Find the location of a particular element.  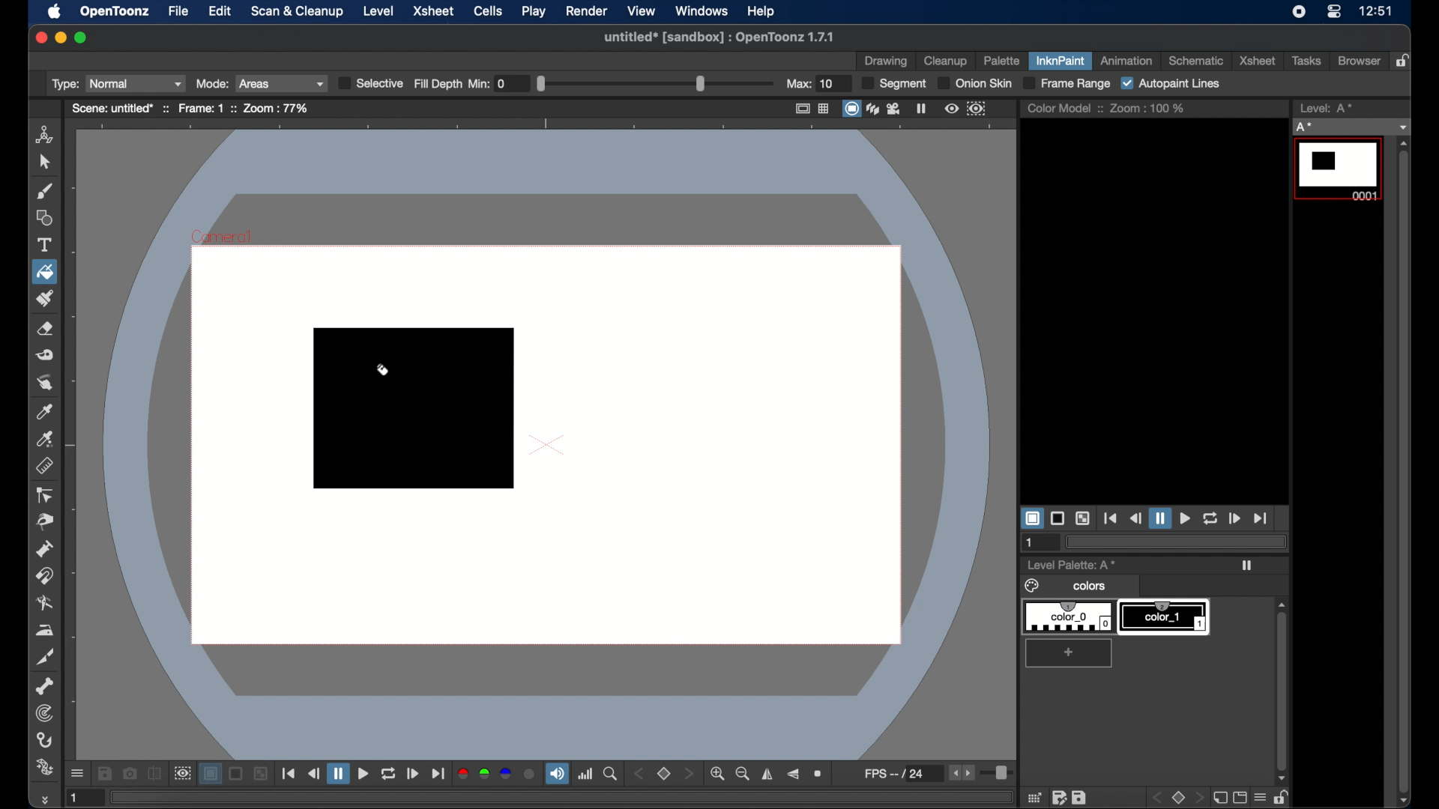

magnet tool is located at coordinates (44, 576).